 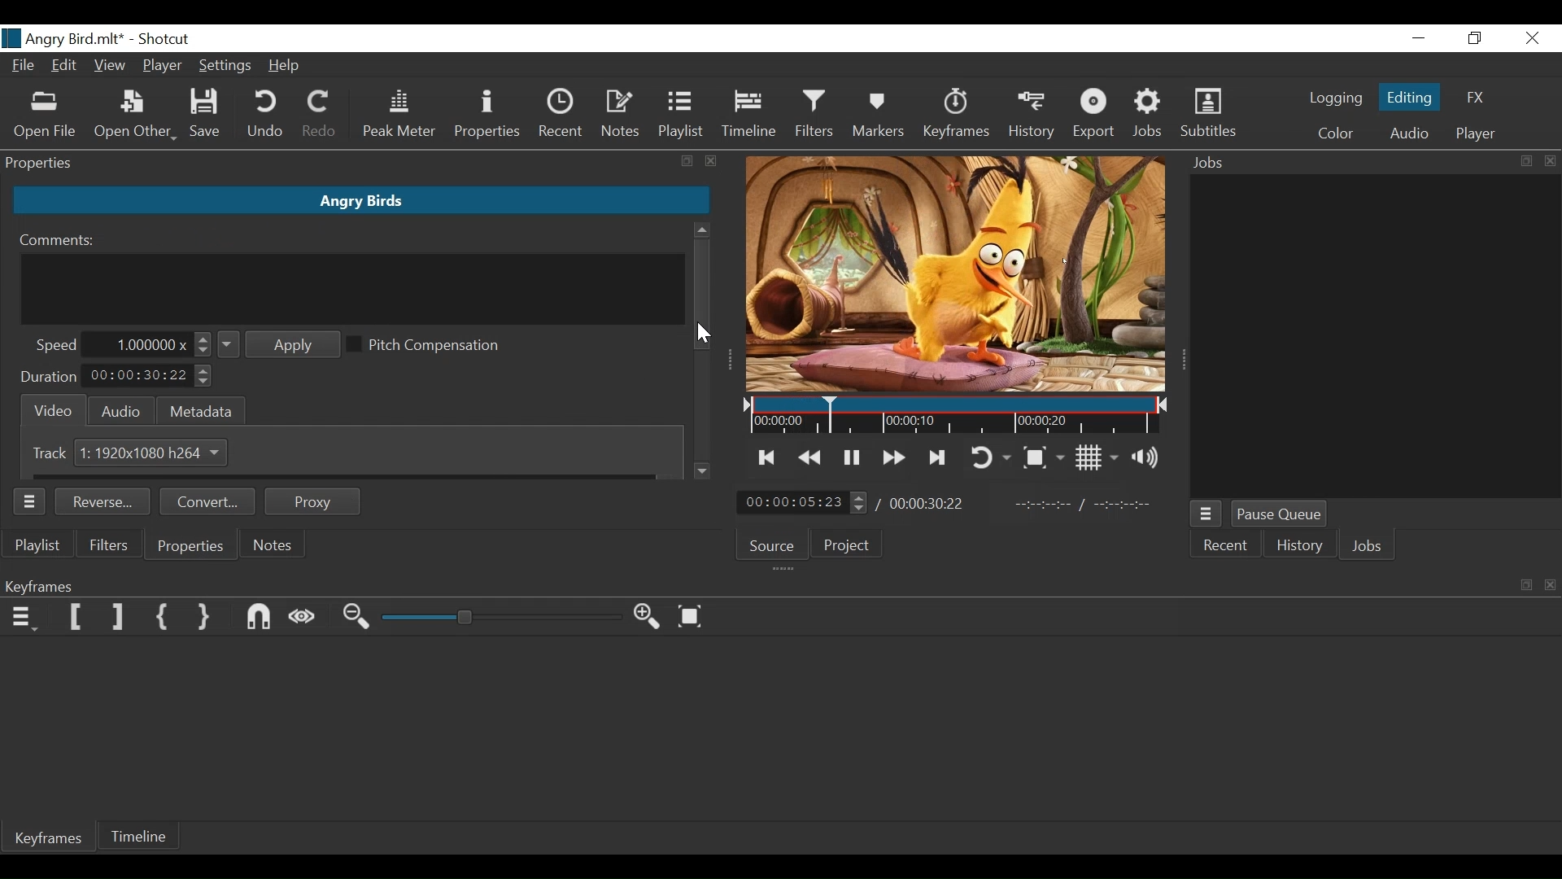 What do you see at coordinates (1475, 39) in the screenshot?
I see `Restore` at bounding box center [1475, 39].